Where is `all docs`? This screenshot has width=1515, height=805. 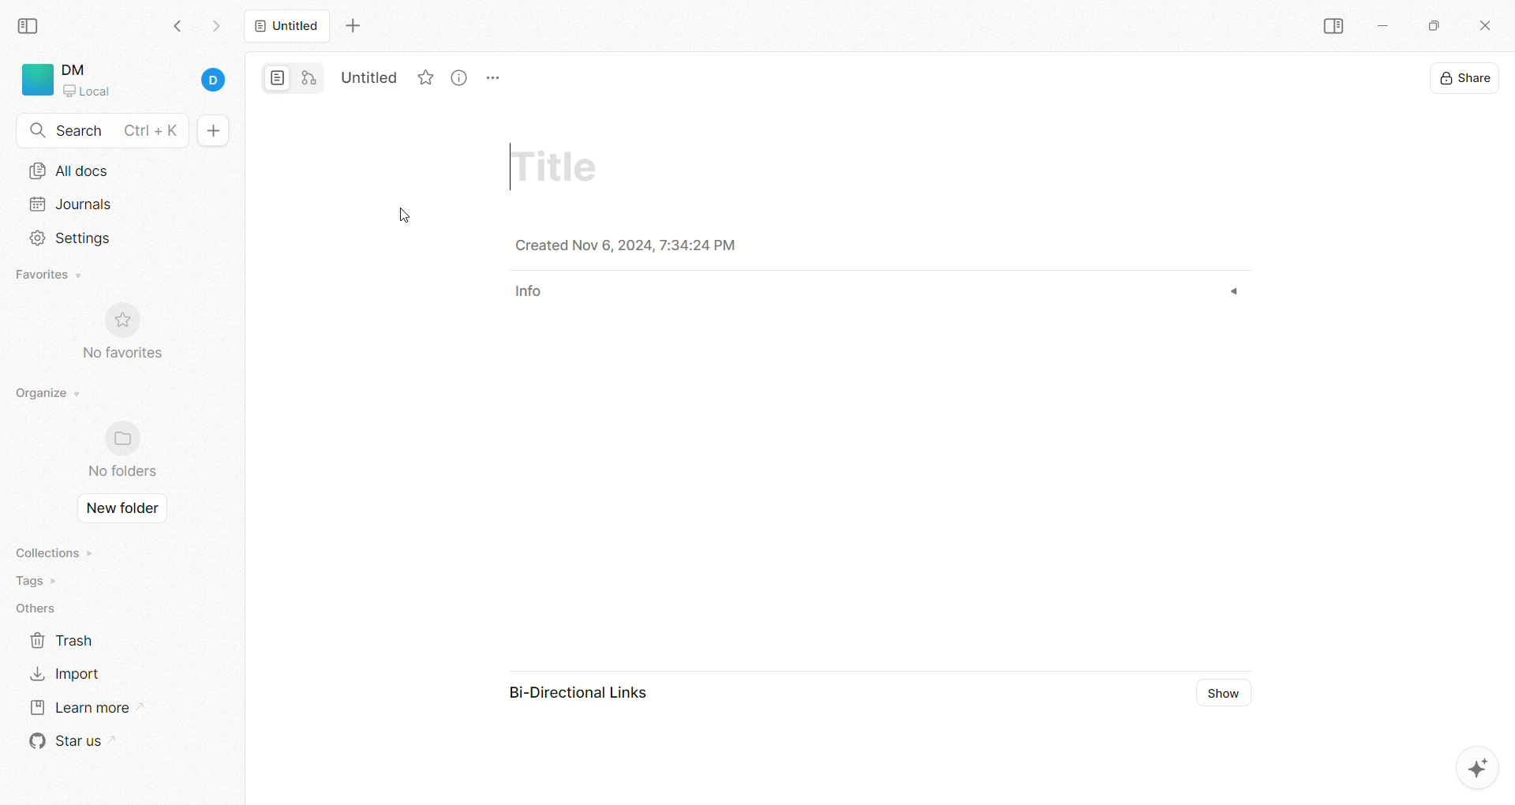 all docs is located at coordinates (69, 170).